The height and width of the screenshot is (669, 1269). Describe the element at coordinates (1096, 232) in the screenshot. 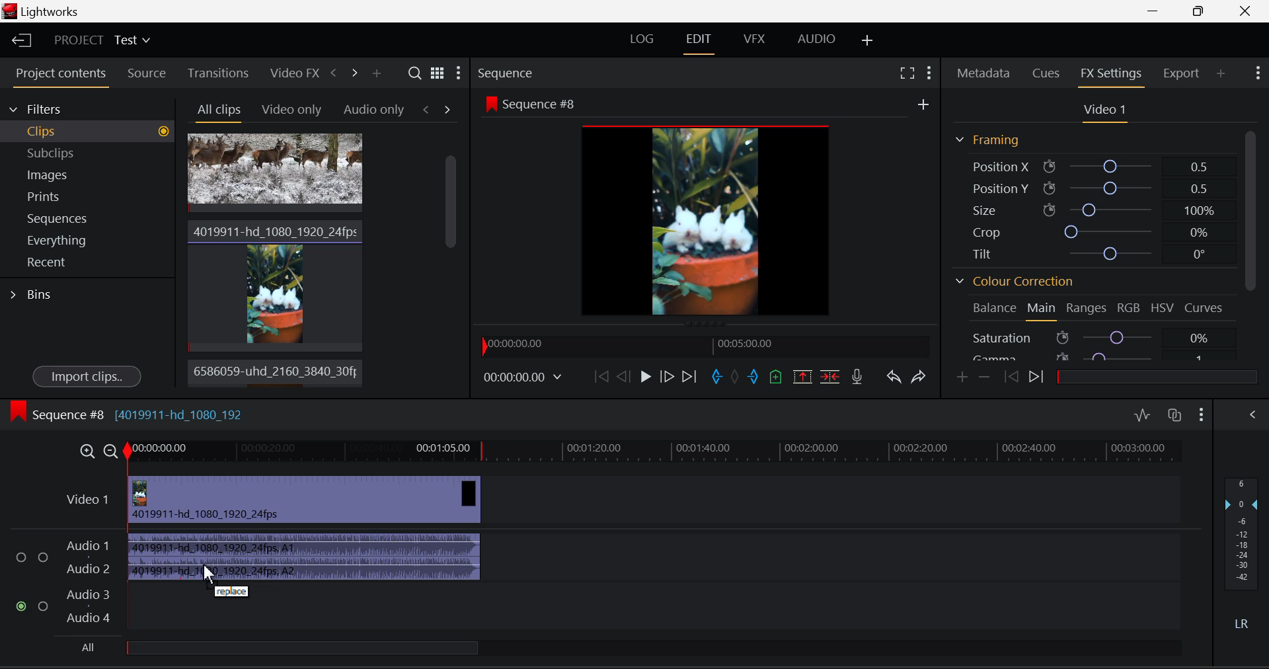

I see `Crop` at that location.